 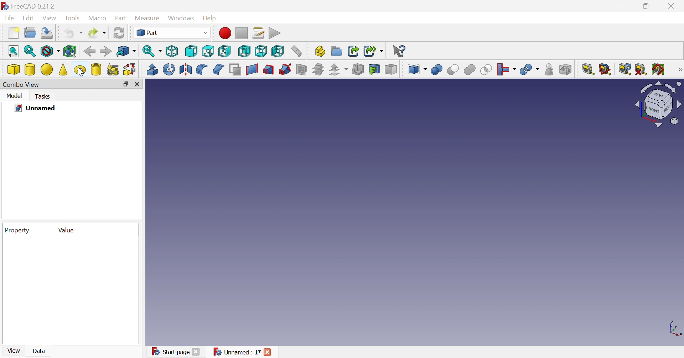 What do you see at coordinates (470, 69) in the screenshot?
I see `Union` at bounding box center [470, 69].